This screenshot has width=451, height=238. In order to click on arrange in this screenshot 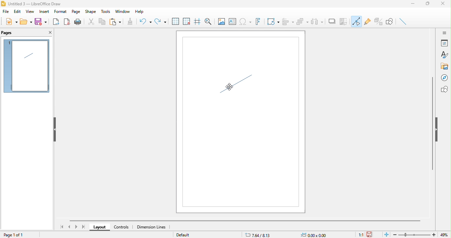, I will do `click(302, 22)`.